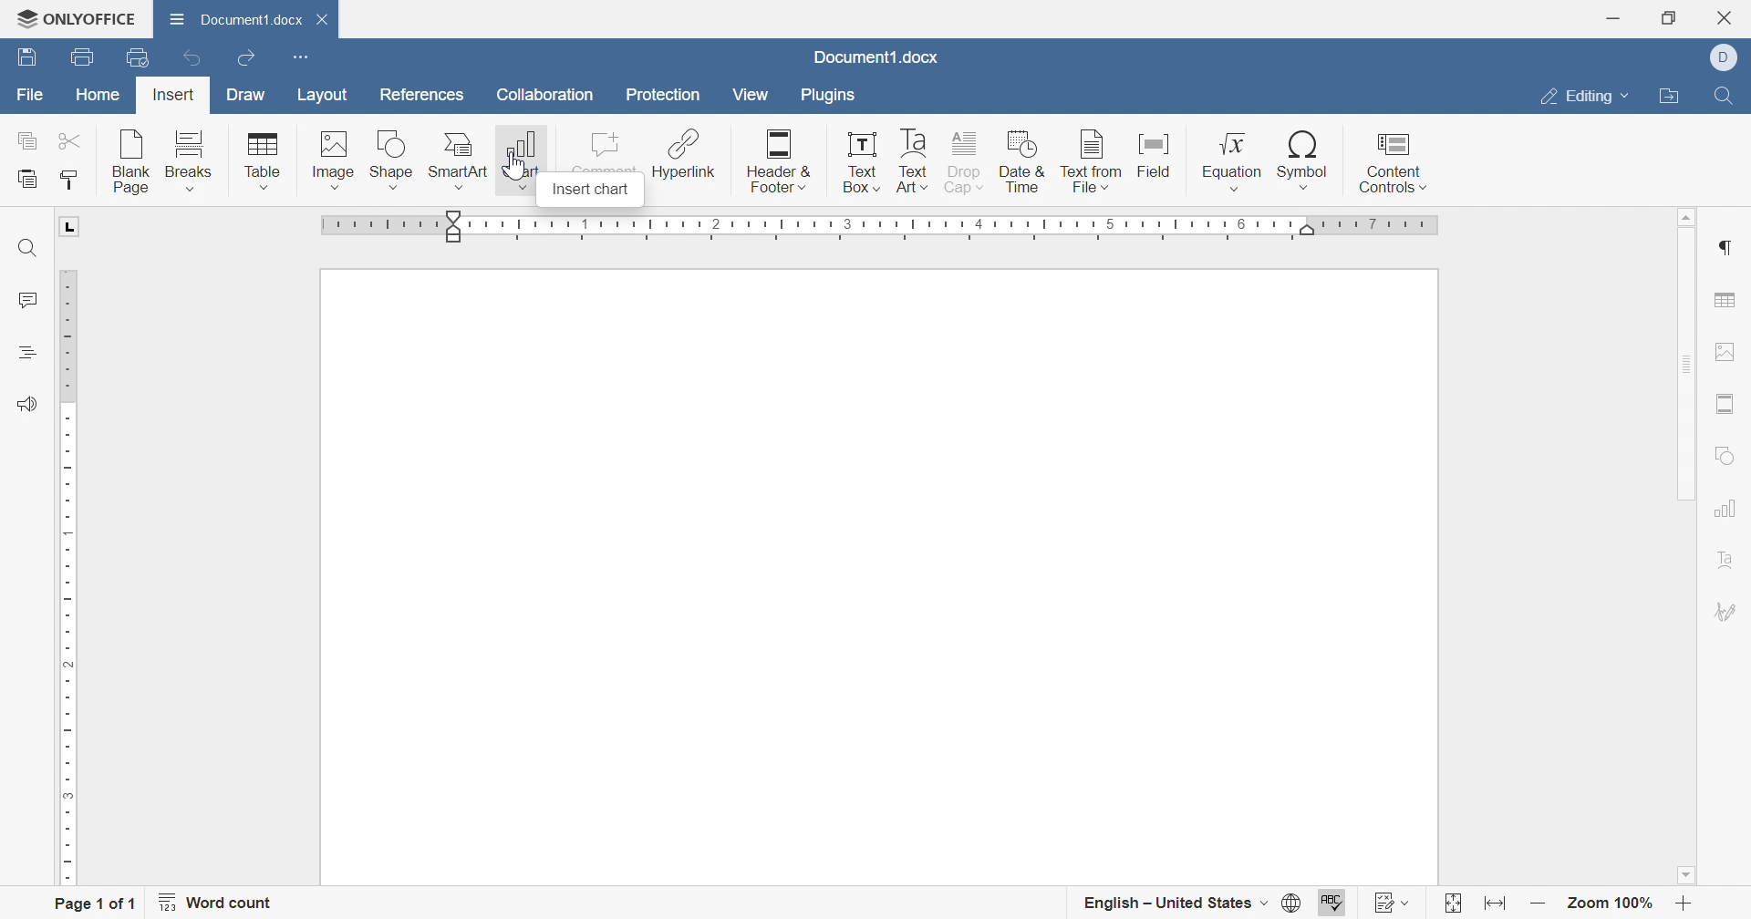 The width and height of the screenshot is (1751, 919). What do you see at coordinates (1733, 559) in the screenshot?
I see `Text Art Settings` at bounding box center [1733, 559].